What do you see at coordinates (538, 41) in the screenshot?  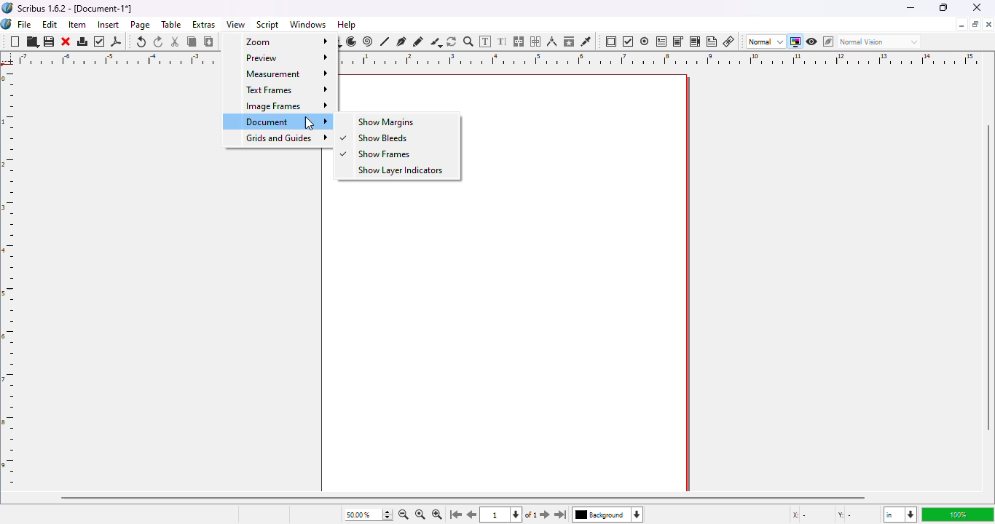 I see `unlink text frames` at bounding box center [538, 41].